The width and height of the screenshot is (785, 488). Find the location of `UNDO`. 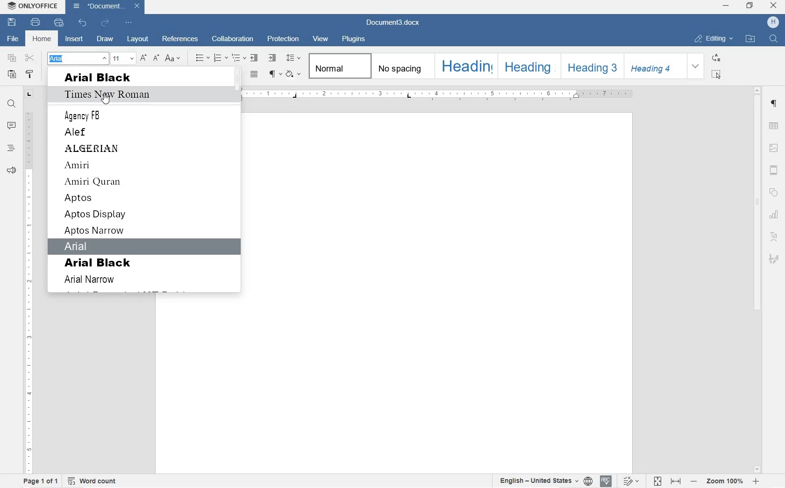

UNDO is located at coordinates (82, 24).